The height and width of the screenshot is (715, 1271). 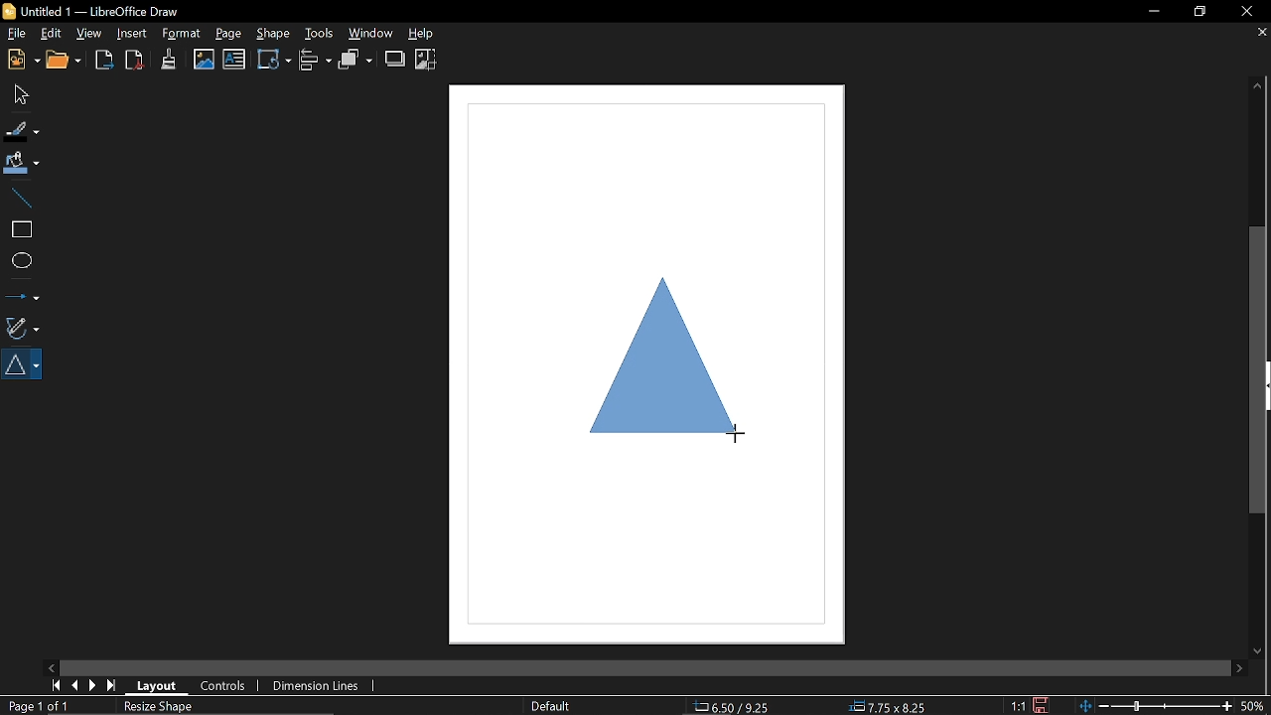 I want to click on Close, so click(x=1245, y=13).